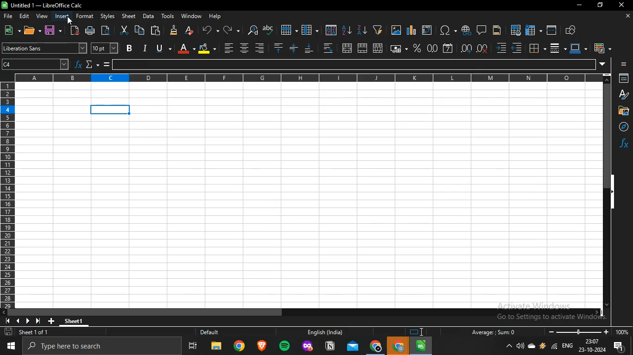 The width and height of the screenshot is (633, 355). I want to click on Average: : Sum: 0, so click(490, 332).